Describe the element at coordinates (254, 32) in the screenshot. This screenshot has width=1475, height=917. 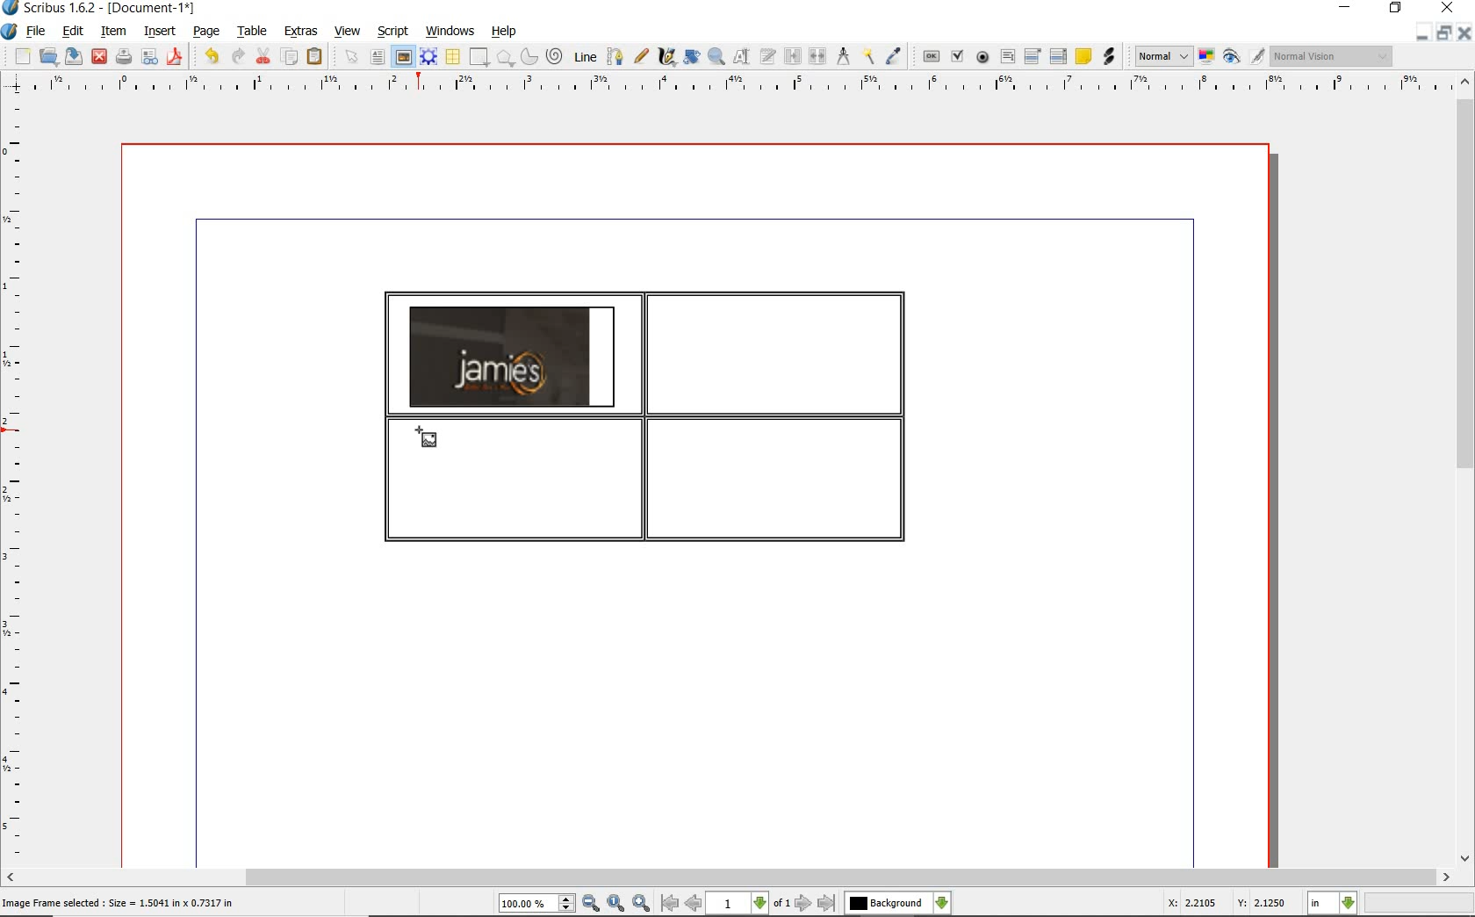
I see `table` at that location.